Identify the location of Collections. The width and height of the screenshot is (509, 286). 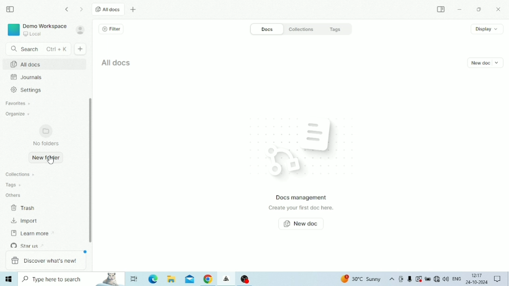
(20, 175).